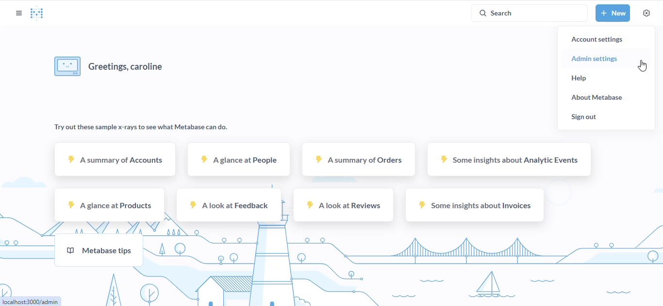  Describe the element at coordinates (30, 301) in the screenshot. I see `link` at that location.